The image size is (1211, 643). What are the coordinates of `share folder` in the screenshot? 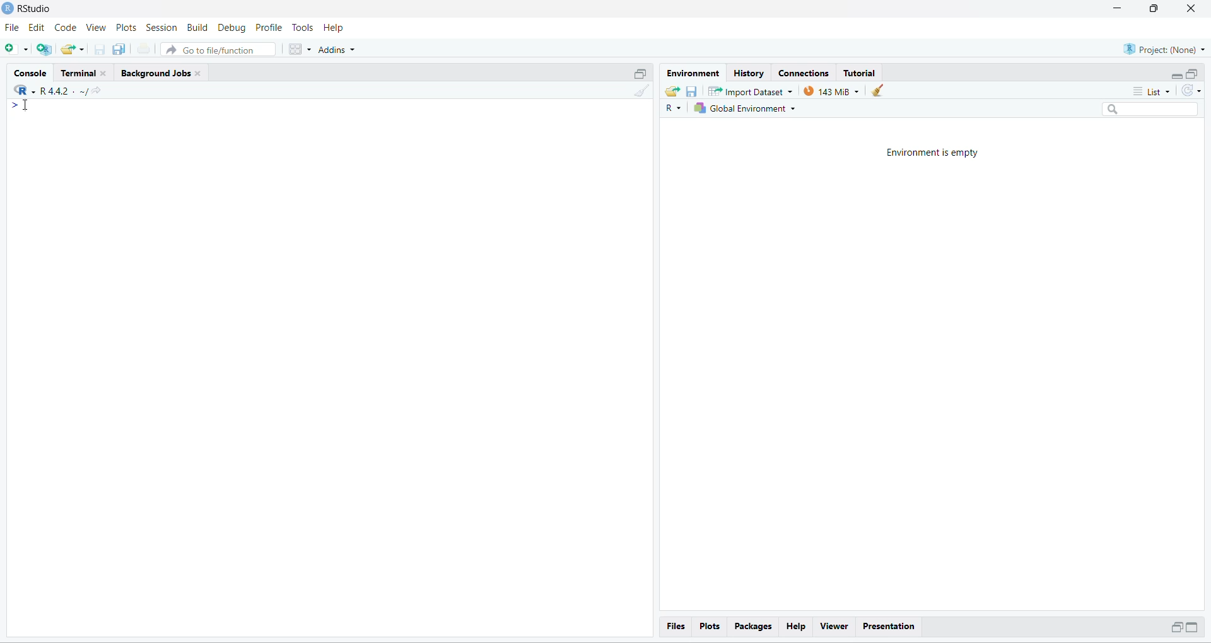 It's located at (672, 92).